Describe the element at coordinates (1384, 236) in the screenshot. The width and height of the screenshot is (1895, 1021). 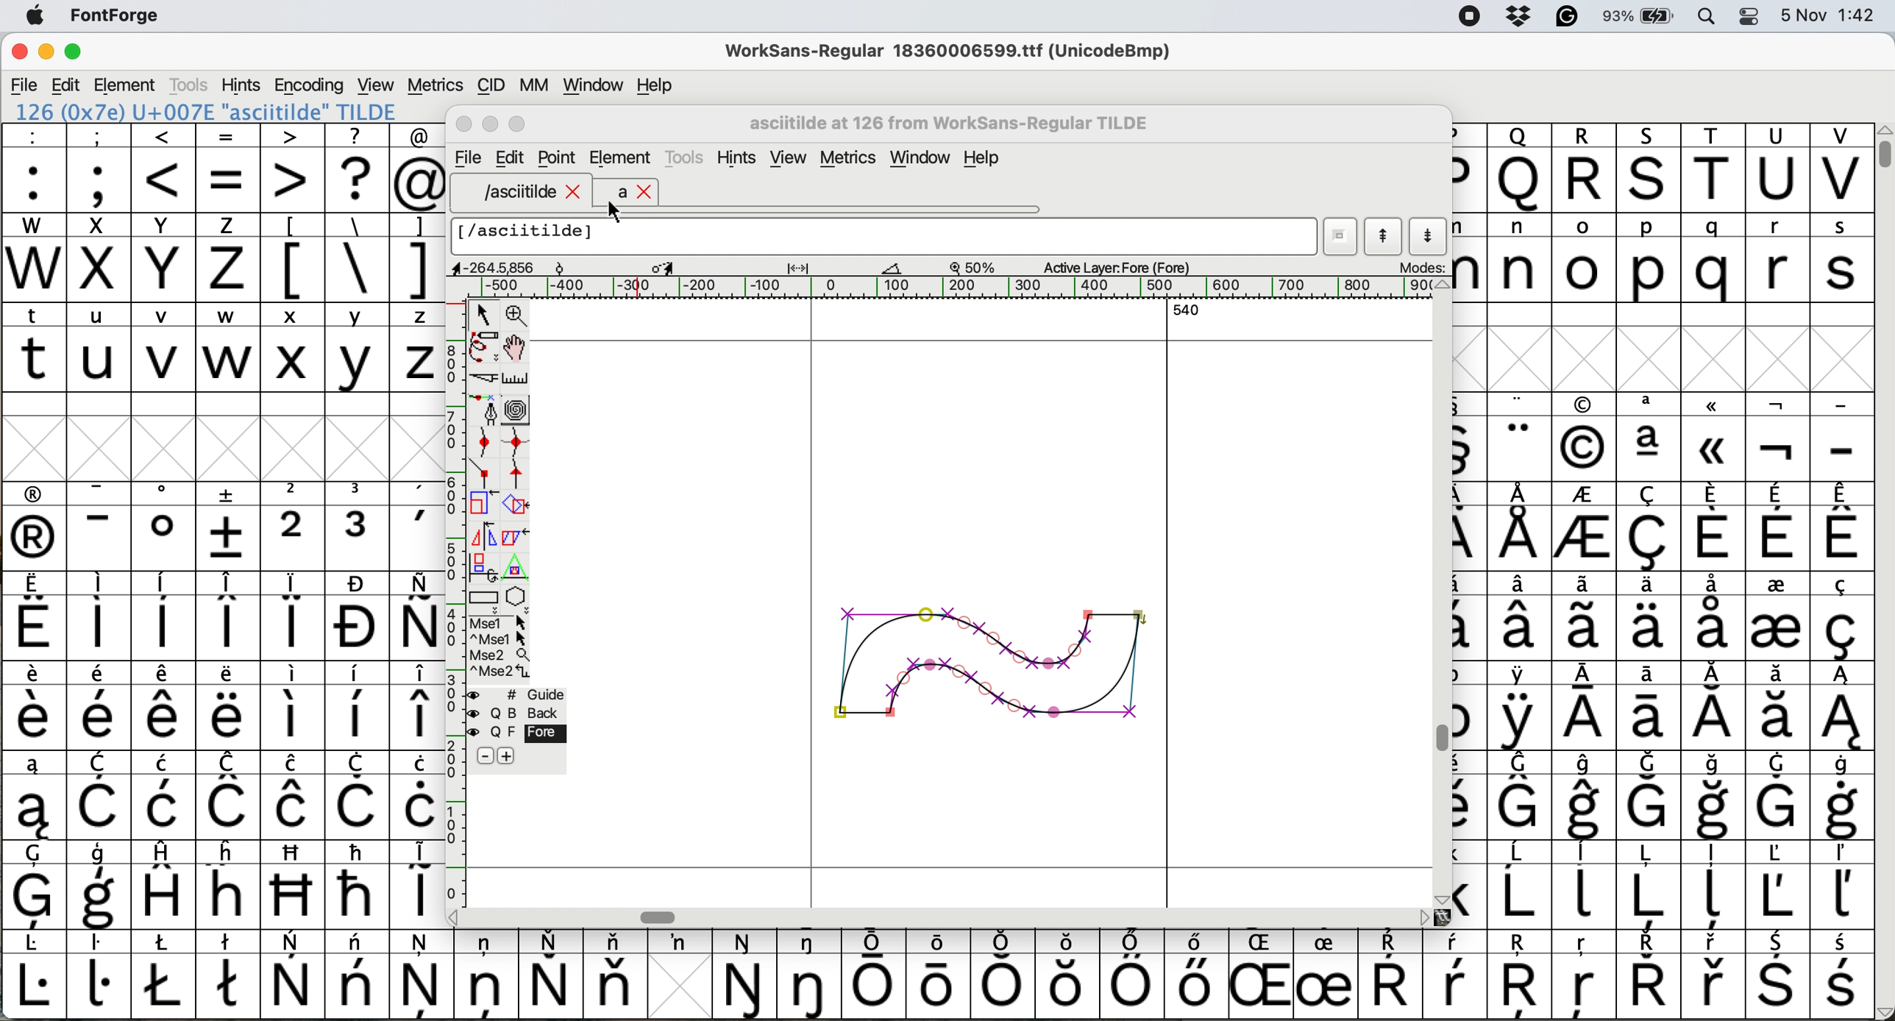
I see `show previous letter` at that location.